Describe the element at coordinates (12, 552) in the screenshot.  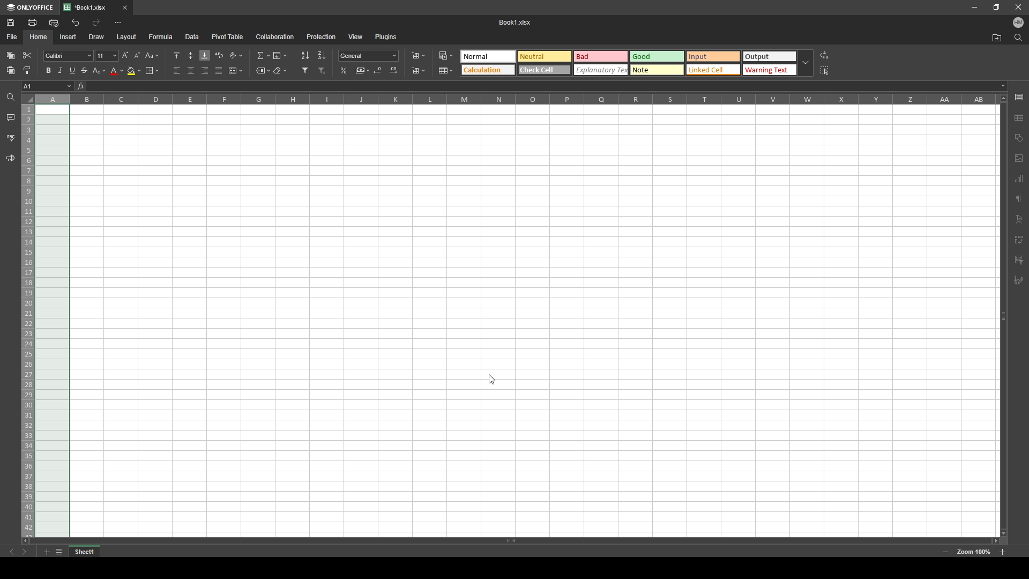
I see `previous` at that location.